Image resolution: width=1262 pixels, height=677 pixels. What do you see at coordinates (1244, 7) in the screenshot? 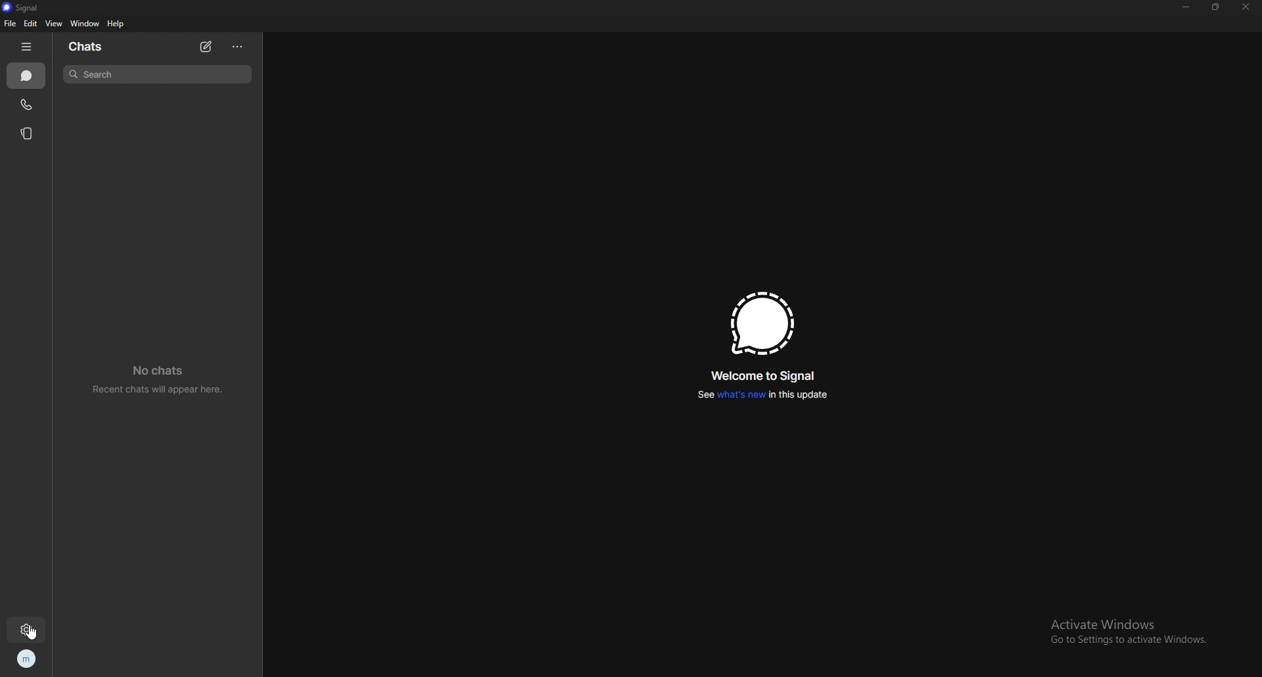
I see `close` at bounding box center [1244, 7].